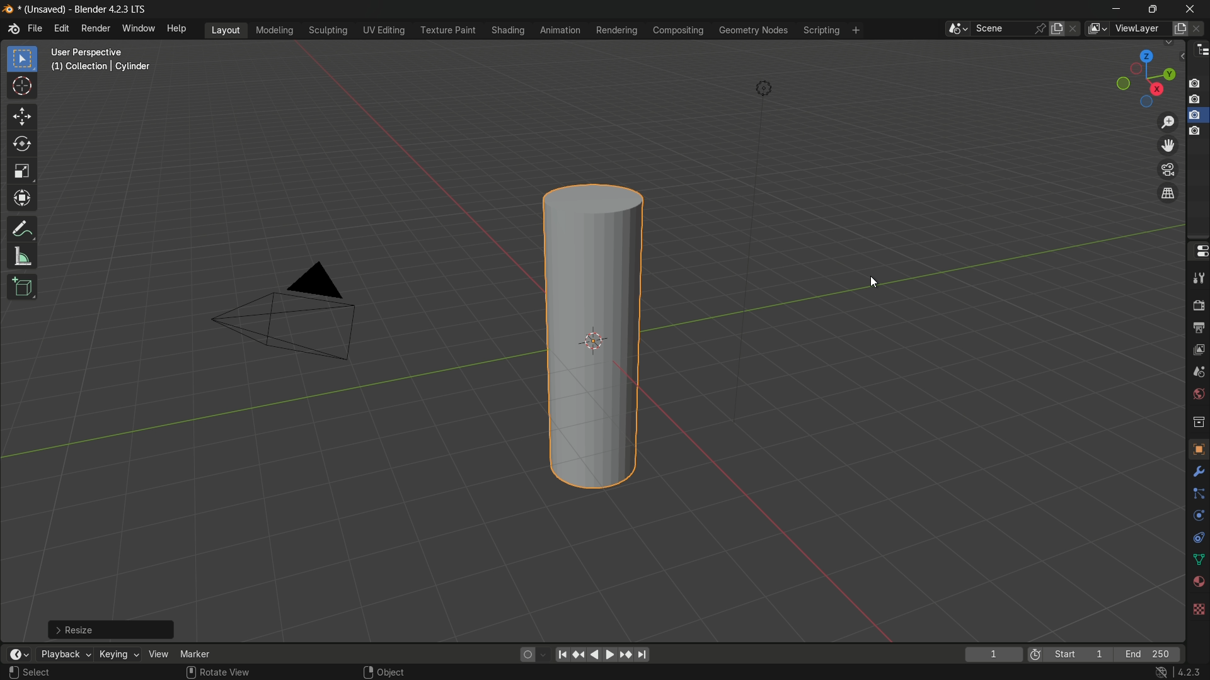  What do you see at coordinates (560, 30) in the screenshot?
I see `animation` at bounding box center [560, 30].